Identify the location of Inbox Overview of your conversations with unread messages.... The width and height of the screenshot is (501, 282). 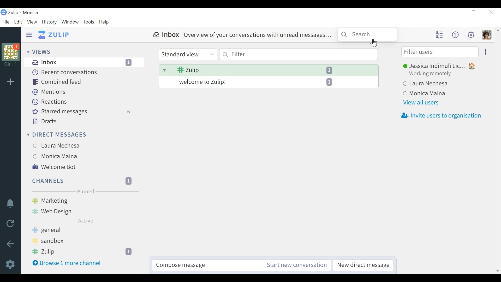
(241, 34).